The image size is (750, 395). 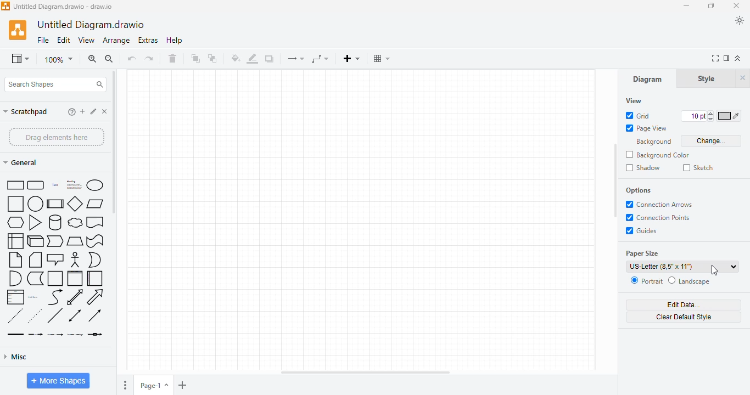 What do you see at coordinates (56, 137) in the screenshot?
I see `drag elements here` at bounding box center [56, 137].